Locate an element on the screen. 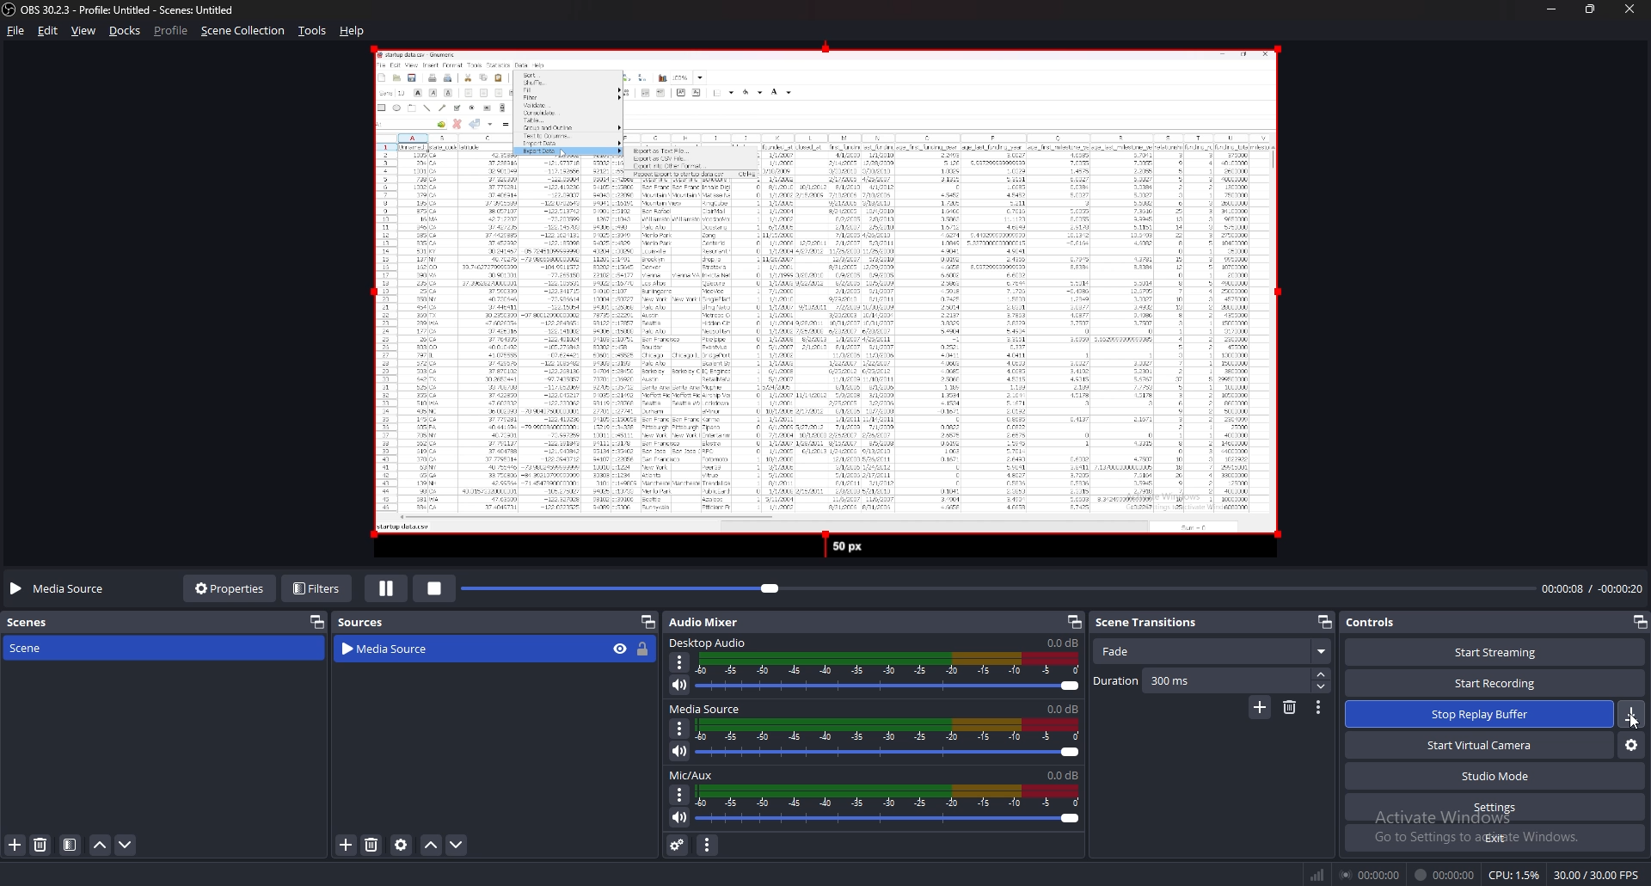 This screenshot has width=1651, height=886. add scene is located at coordinates (15, 846).